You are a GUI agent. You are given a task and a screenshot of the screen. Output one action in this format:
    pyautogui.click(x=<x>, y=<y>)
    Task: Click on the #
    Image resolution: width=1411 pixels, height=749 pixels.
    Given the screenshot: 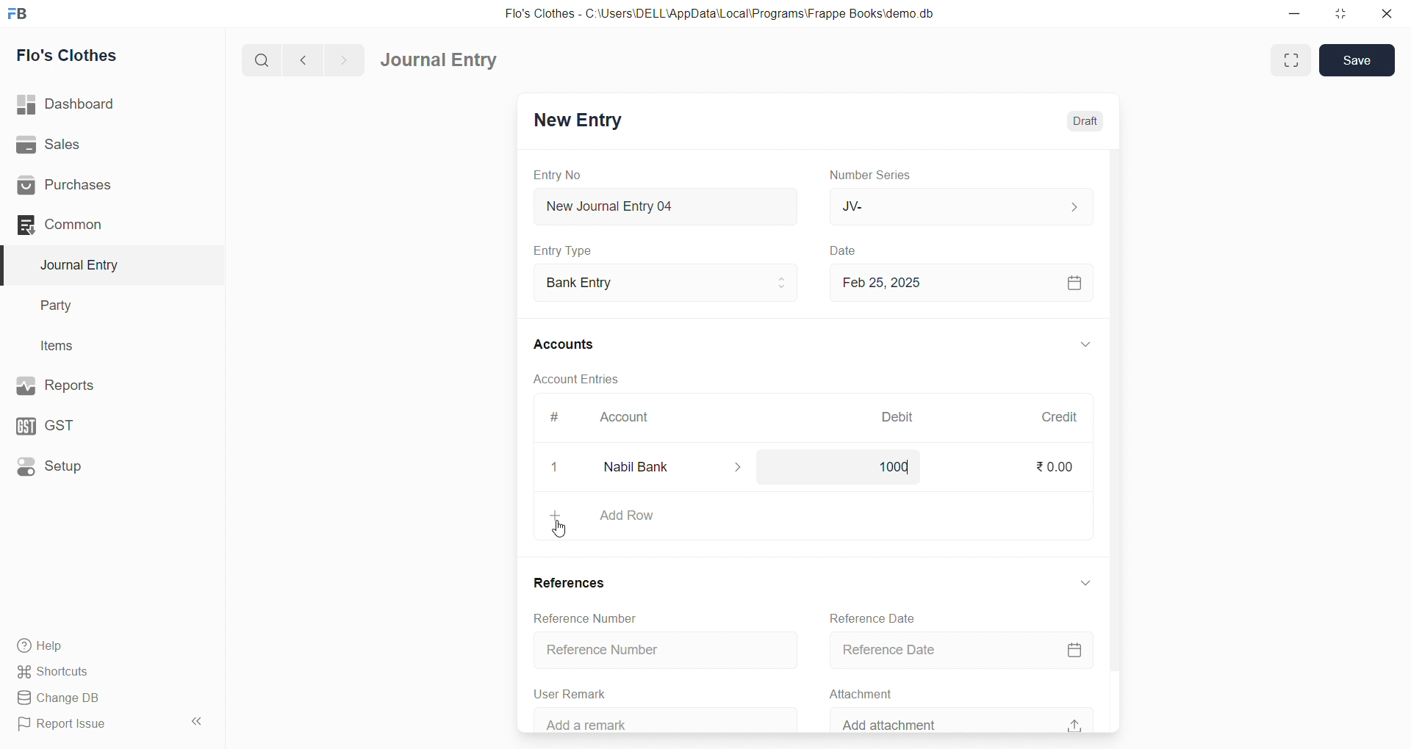 What is the action you would take?
    pyautogui.click(x=555, y=419)
    